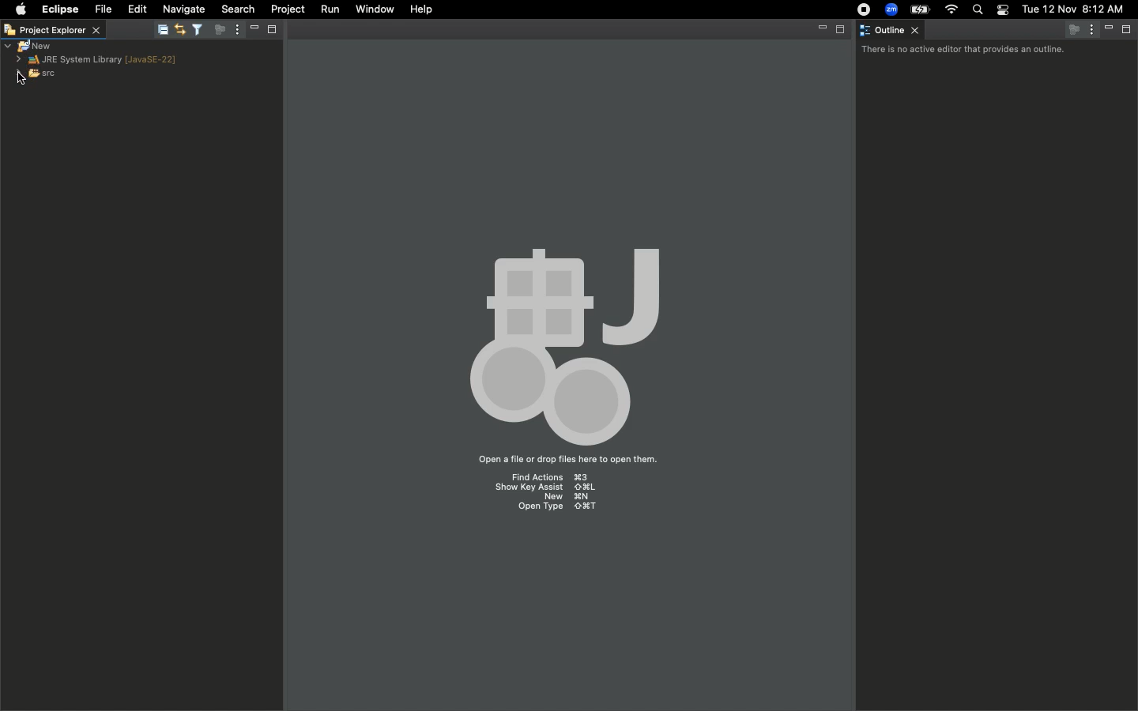 Image resolution: width=1138 pixels, height=711 pixels. I want to click on Charge, so click(917, 11).